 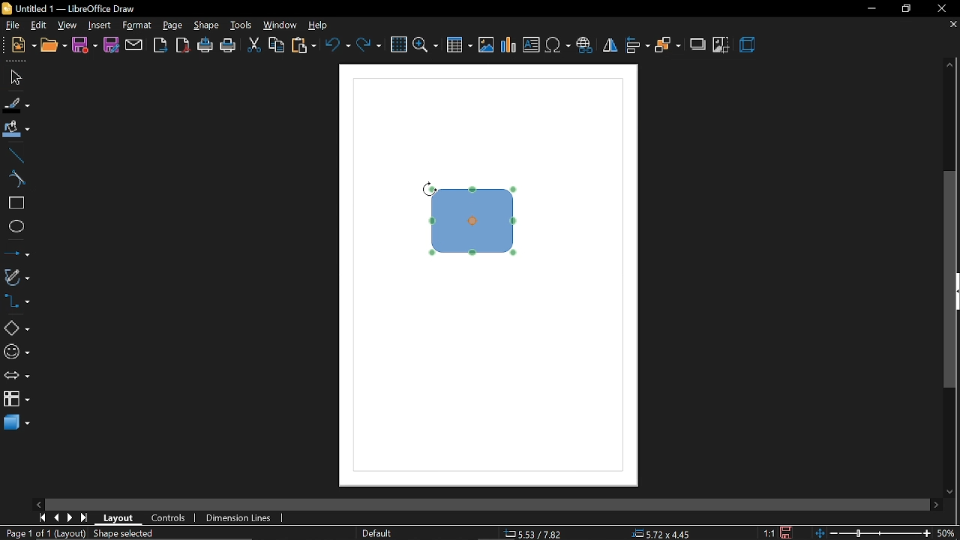 What do you see at coordinates (111, 46) in the screenshot?
I see `save as` at bounding box center [111, 46].